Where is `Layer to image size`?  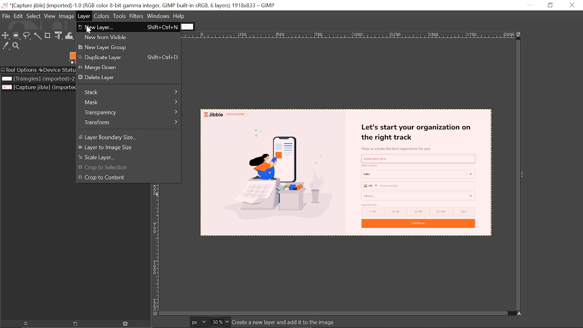 Layer to image size is located at coordinates (122, 147).